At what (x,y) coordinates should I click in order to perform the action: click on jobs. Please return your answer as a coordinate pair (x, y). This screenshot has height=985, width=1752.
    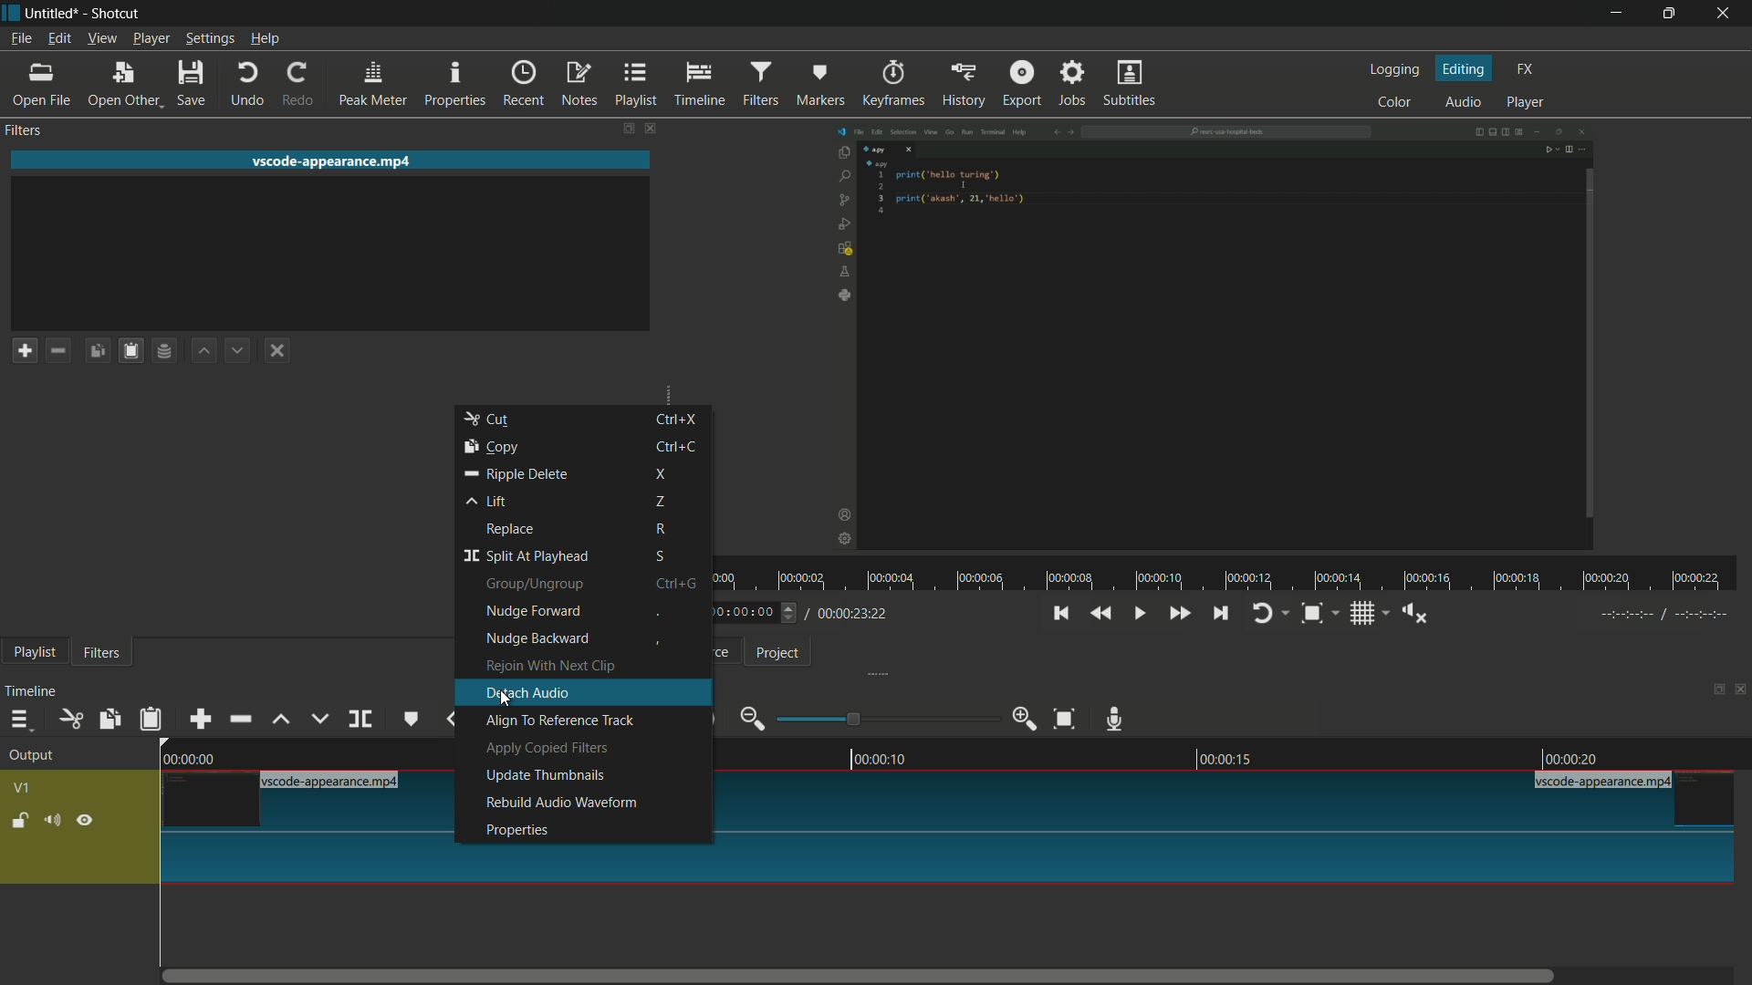
    Looking at the image, I should click on (1074, 85).